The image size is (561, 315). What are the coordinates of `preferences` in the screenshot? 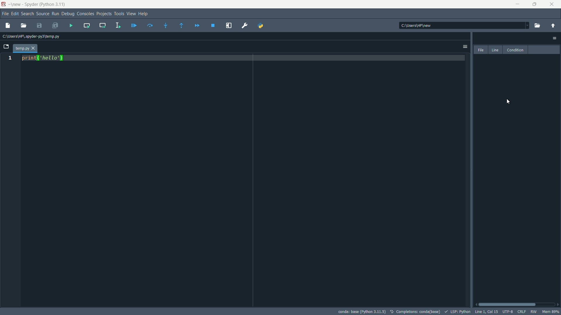 It's located at (245, 26).